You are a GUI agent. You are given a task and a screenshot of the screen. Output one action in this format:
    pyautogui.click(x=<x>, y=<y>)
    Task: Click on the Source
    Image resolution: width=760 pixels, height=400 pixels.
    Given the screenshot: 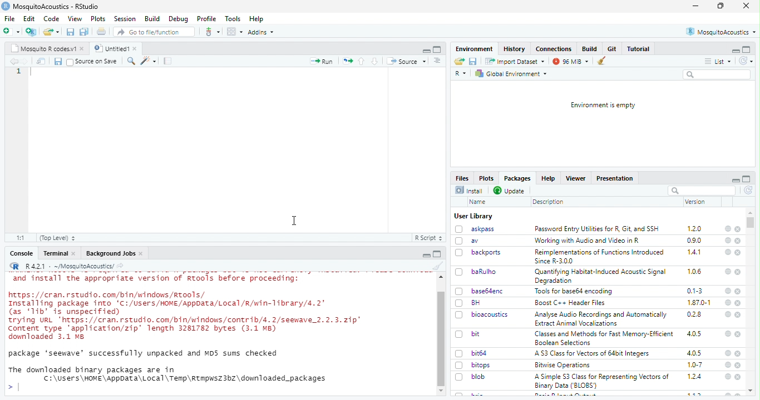 What is the action you would take?
    pyautogui.click(x=407, y=62)
    